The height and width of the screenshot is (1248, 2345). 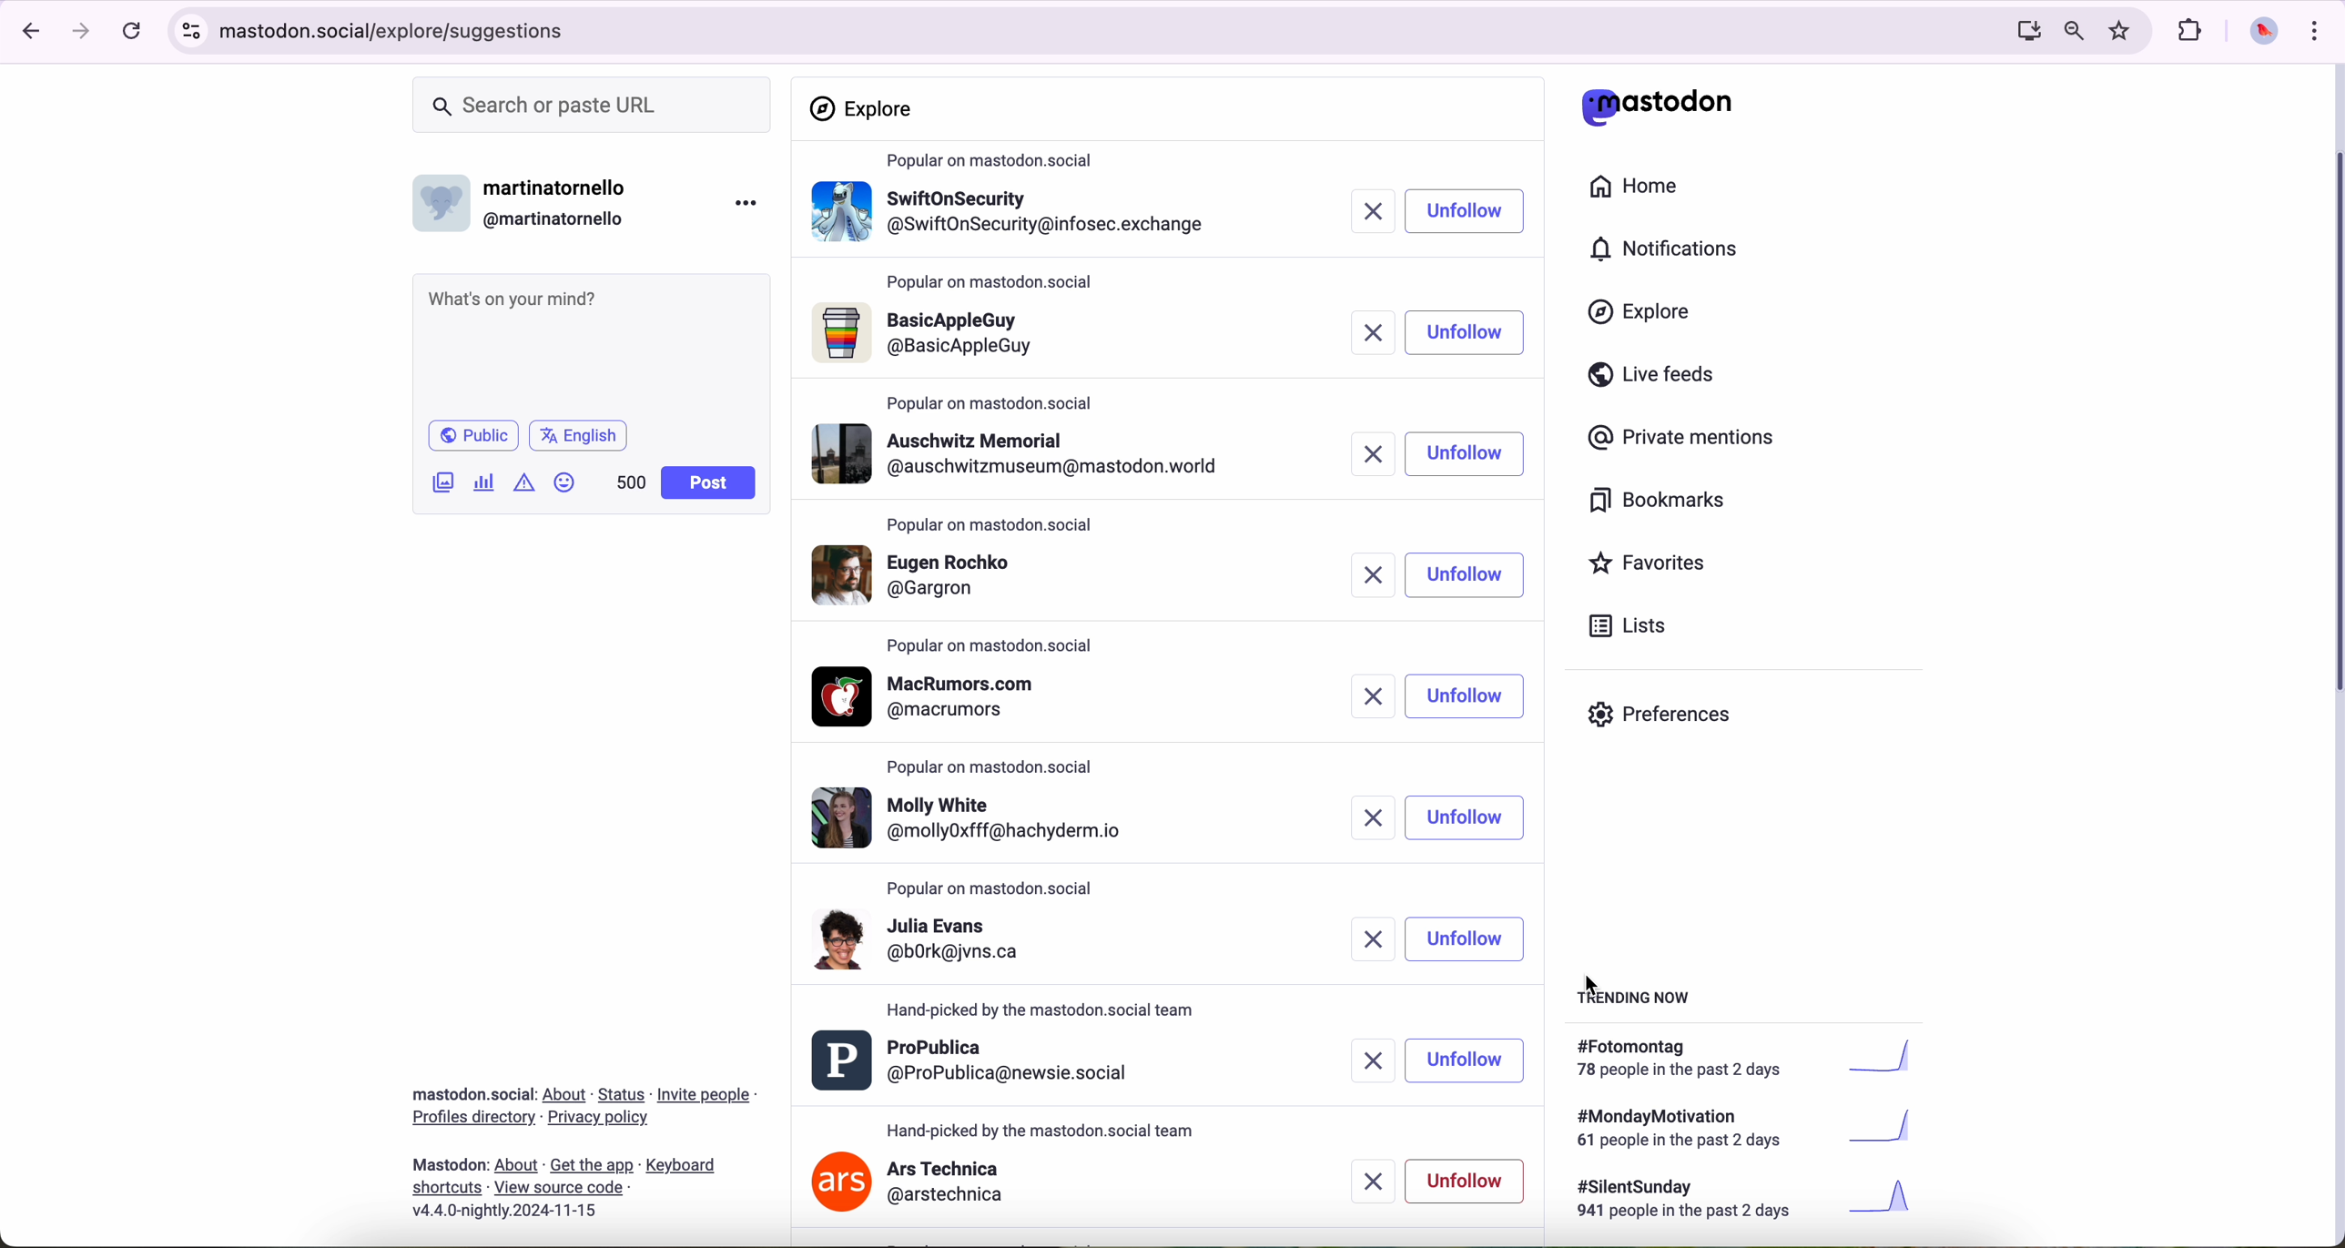 I want to click on what's on your mind?, so click(x=589, y=343).